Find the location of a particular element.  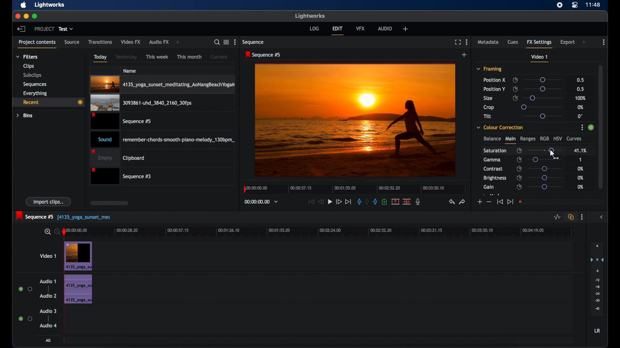

lightworks is located at coordinates (310, 16).